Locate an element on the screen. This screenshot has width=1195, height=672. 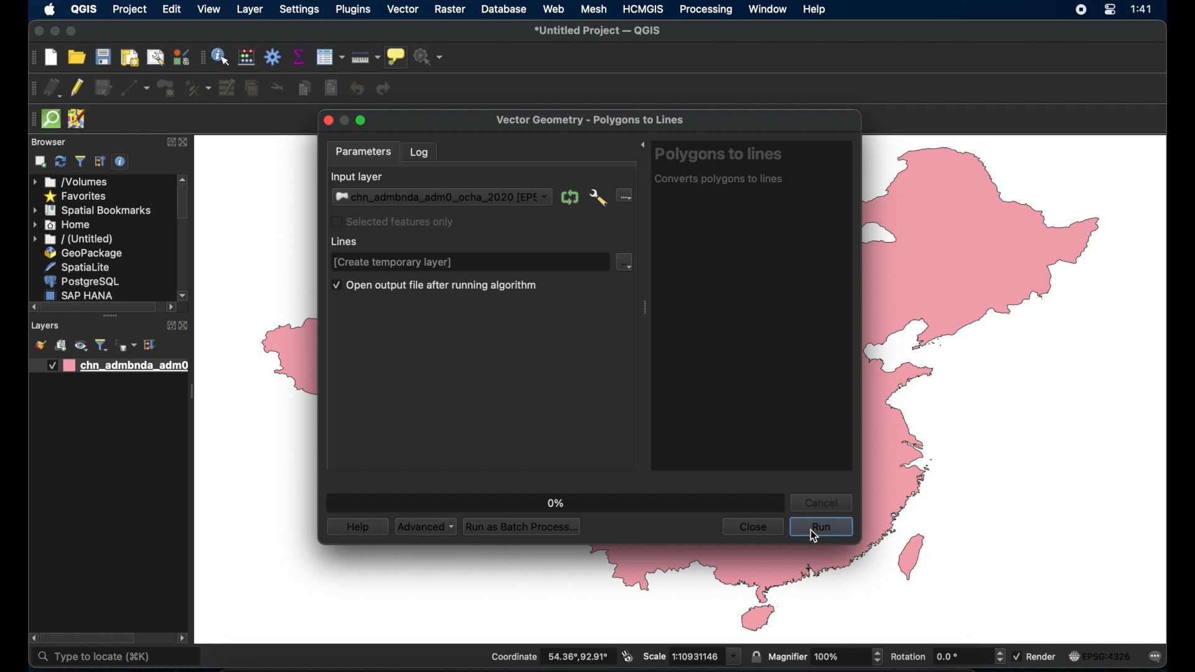
view is located at coordinates (209, 9).